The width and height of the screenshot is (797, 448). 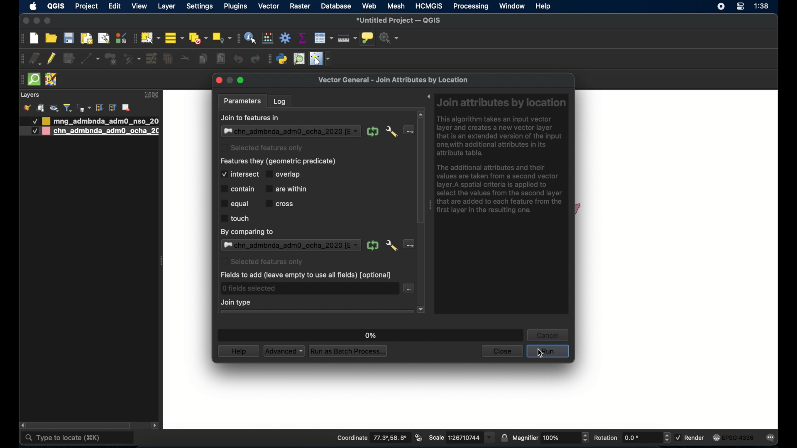 What do you see at coordinates (83, 107) in the screenshot?
I see `filter legen by expression` at bounding box center [83, 107].